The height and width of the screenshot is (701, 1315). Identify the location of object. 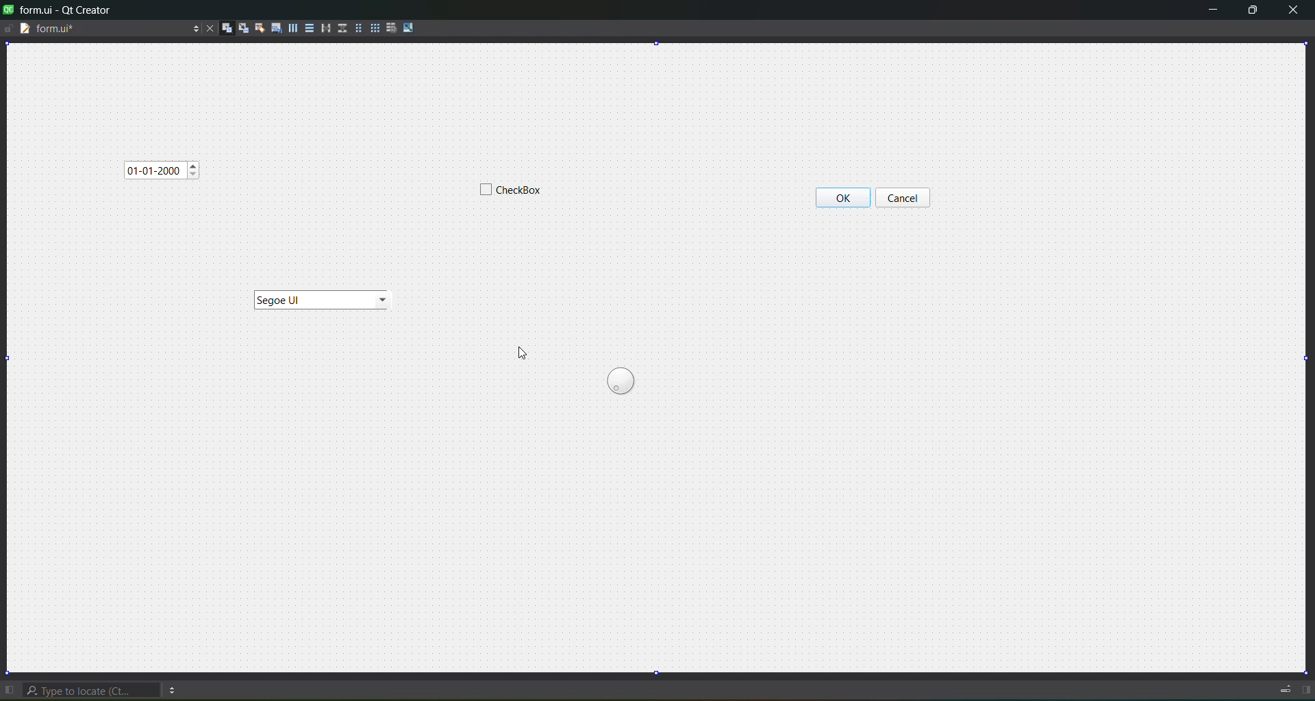
(319, 298).